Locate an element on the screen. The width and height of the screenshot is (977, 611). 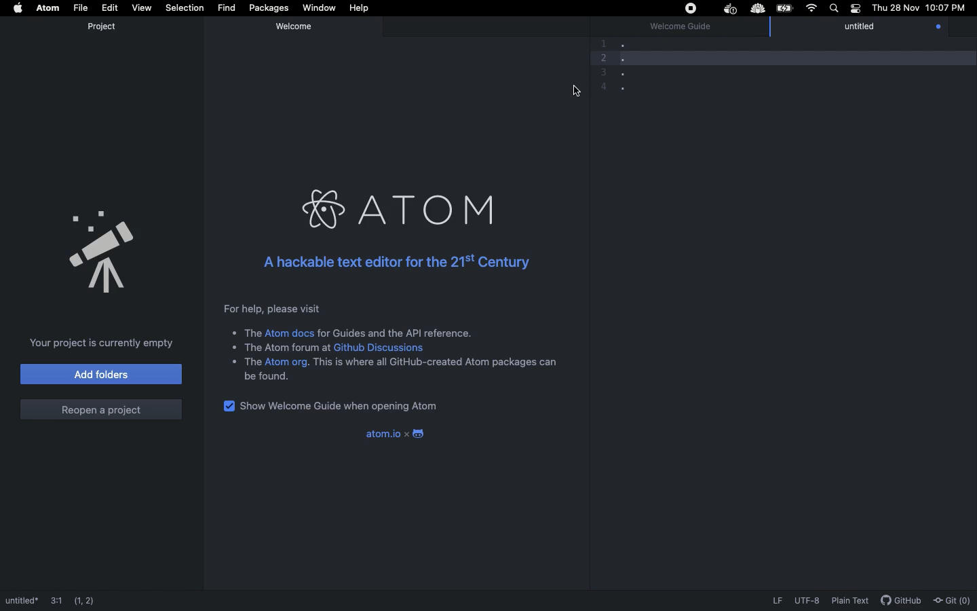
text is located at coordinates (246, 333).